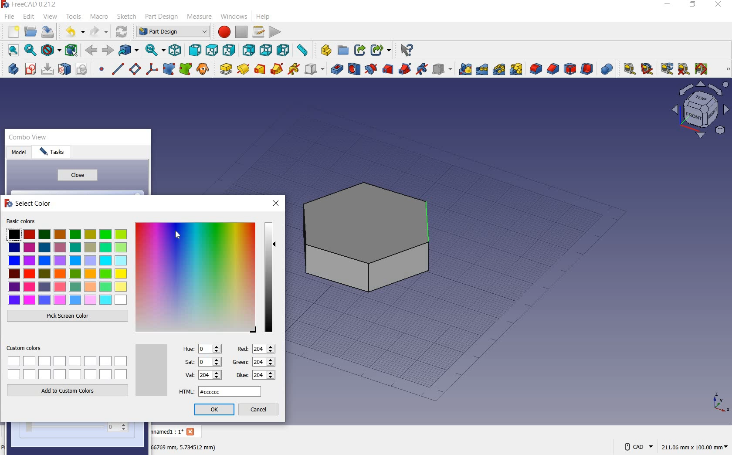 The height and width of the screenshot is (455, 732). I want to click on additive loft, so click(260, 69).